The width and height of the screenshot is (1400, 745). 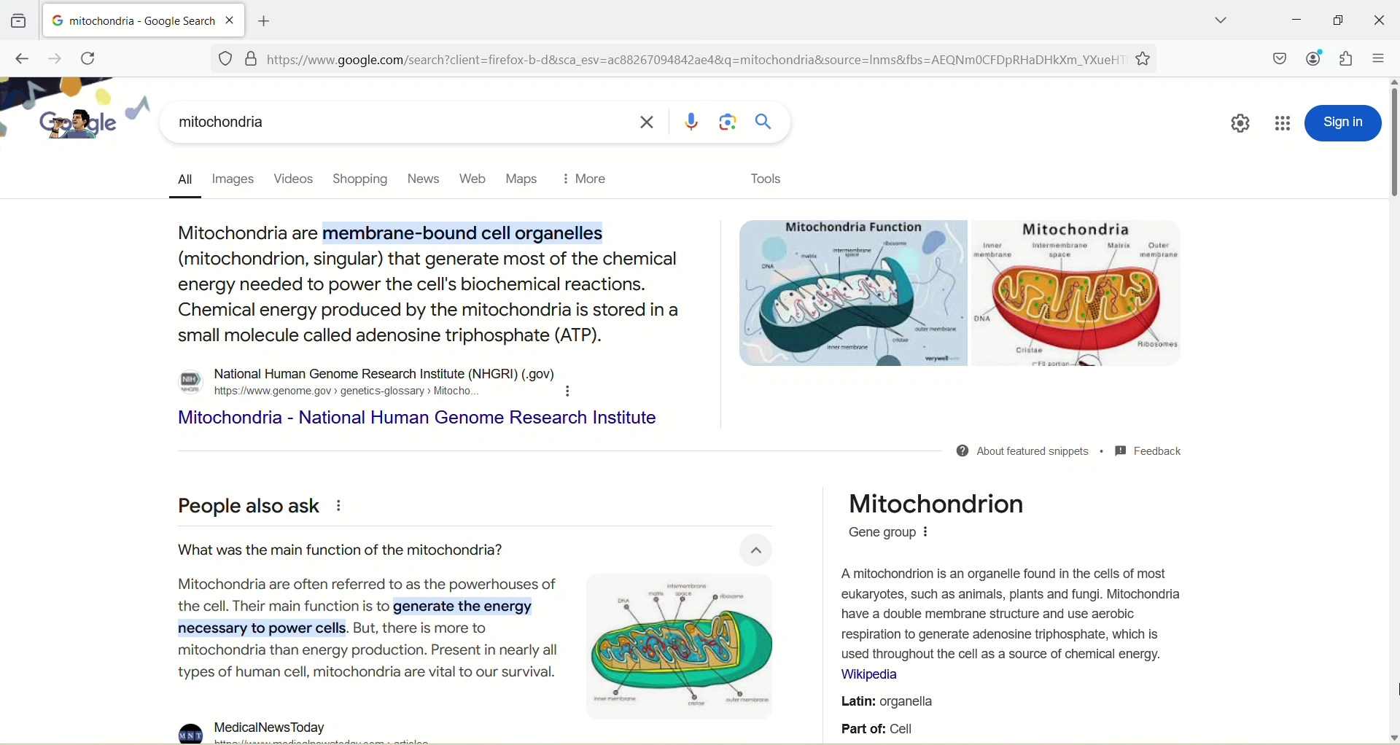 What do you see at coordinates (935, 501) in the screenshot?
I see `Mitochondrion` at bounding box center [935, 501].